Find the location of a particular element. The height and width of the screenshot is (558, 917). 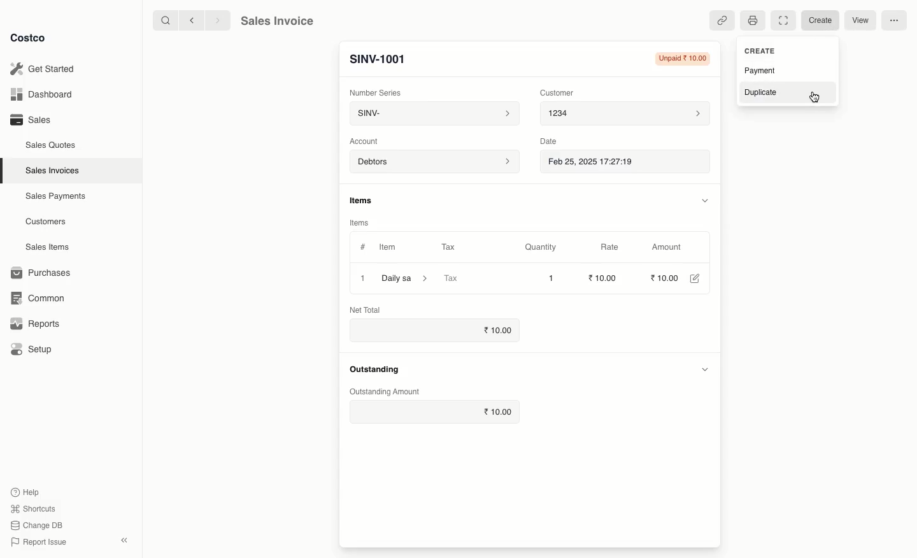

Get Started is located at coordinates (47, 68).